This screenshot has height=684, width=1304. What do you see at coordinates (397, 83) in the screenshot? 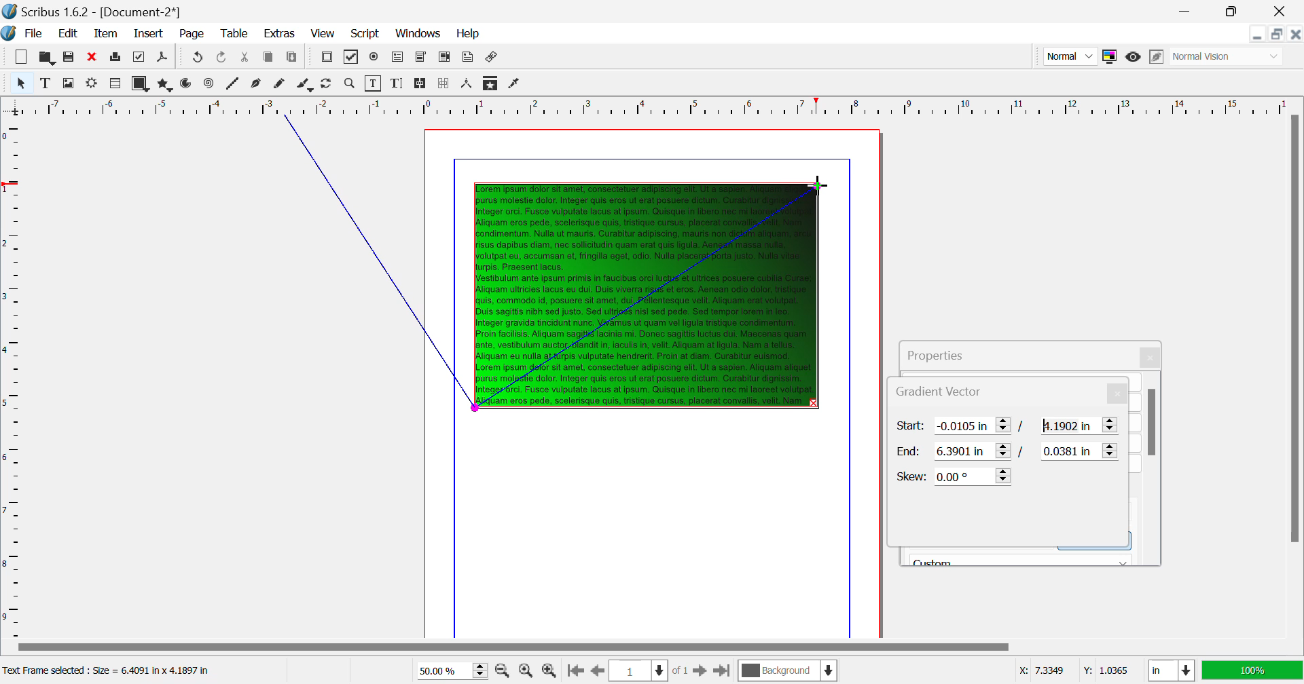
I see `Edit Text with Story Editor` at bounding box center [397, 83].